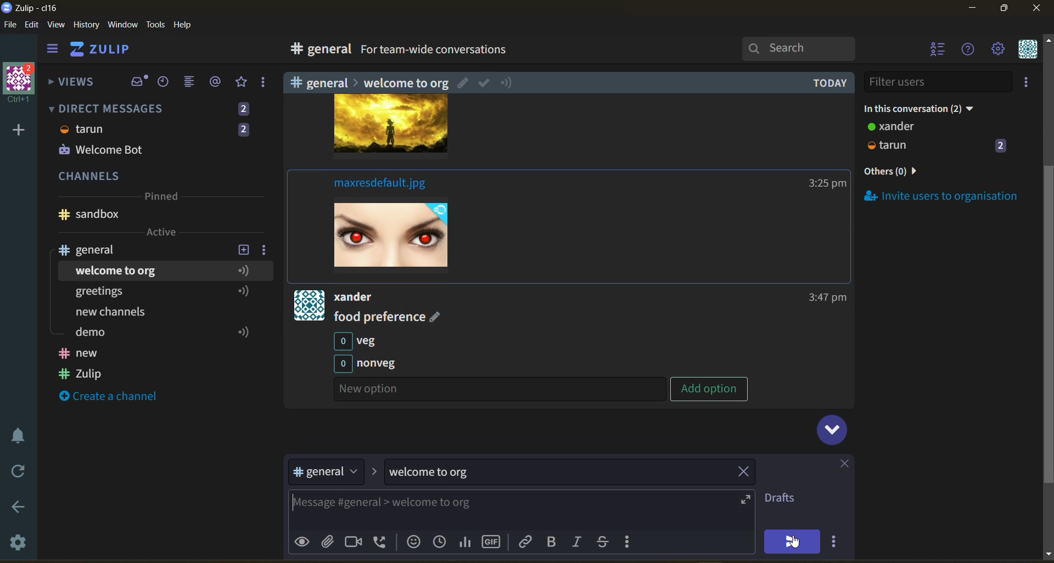 The width and height of the screenshot is (1054, 563). What do you see at coordinates (493, 50) in the screenshot?
I see `for team wide conversations` at bounding box center [493, 50].